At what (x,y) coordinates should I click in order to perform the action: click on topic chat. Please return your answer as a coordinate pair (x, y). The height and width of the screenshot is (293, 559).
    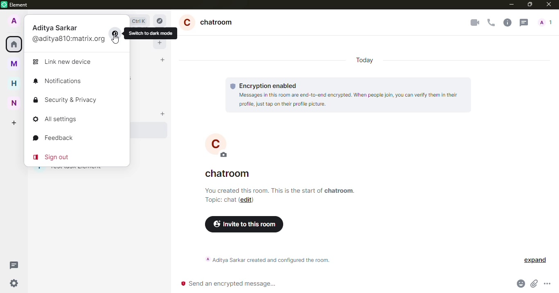
    Looking at the image, I should click on (219, 200).